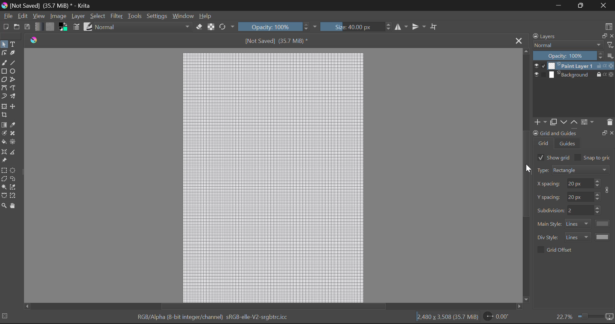  I want to click on Pattern, so click(51, 27).